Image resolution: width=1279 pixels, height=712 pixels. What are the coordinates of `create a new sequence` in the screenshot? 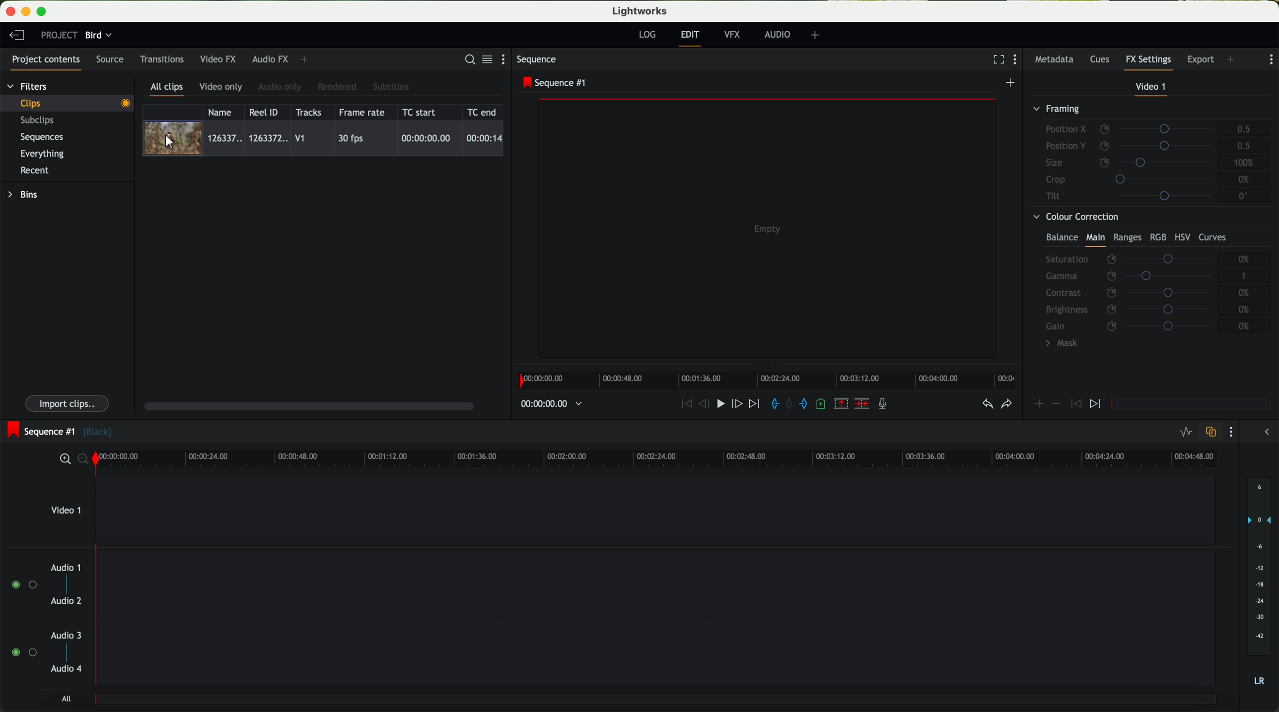 It's located at (1012, 83).